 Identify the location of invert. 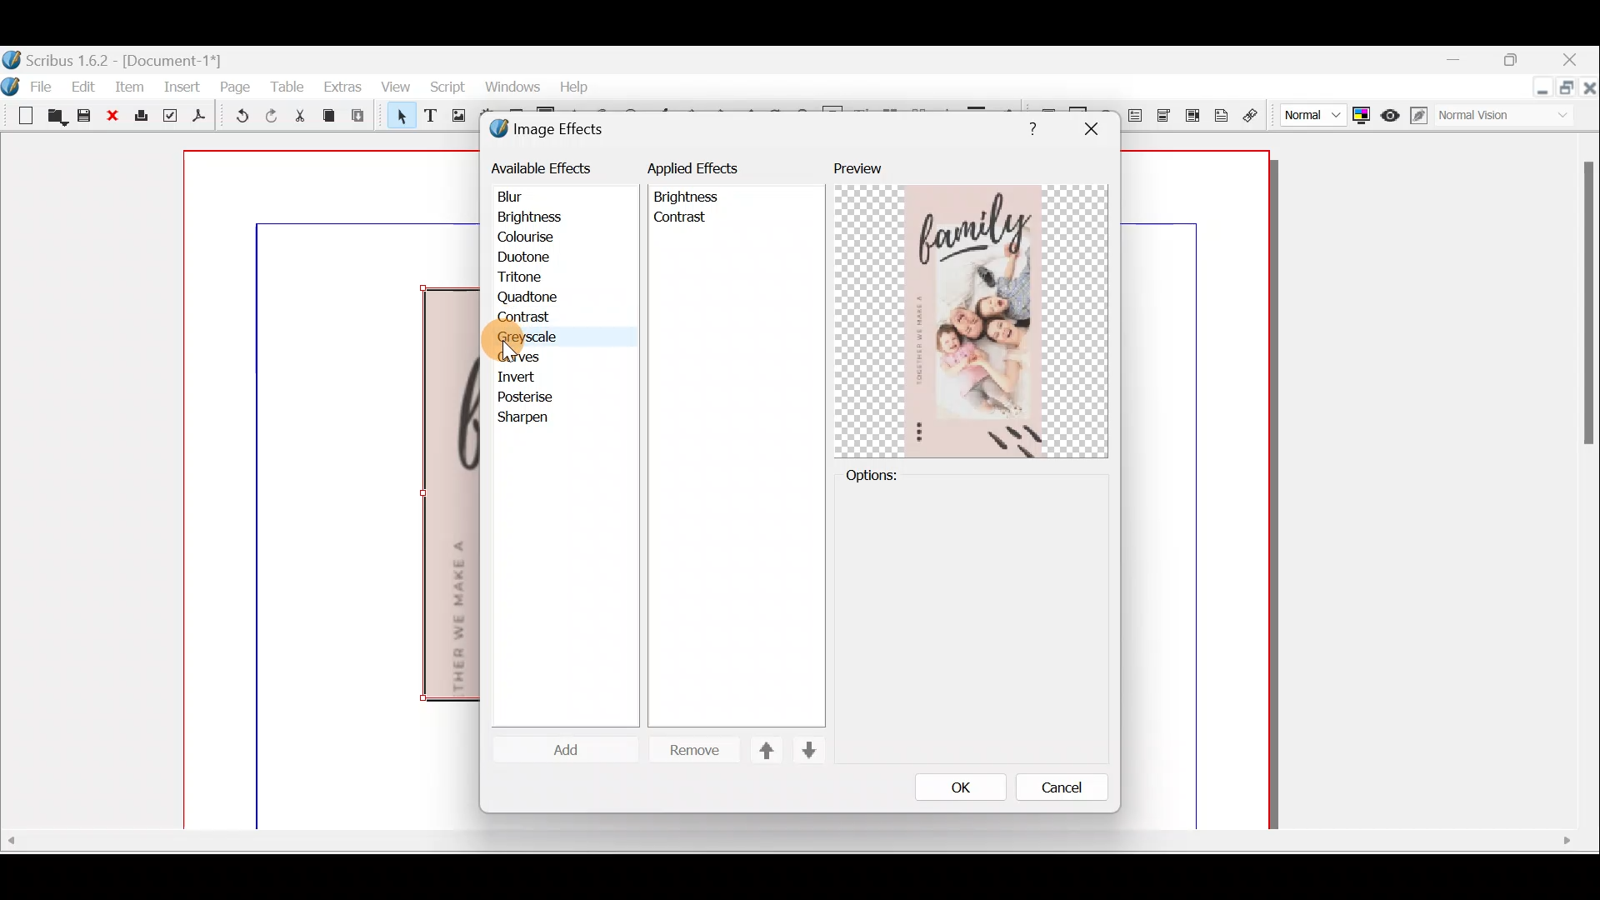
(527, 377).